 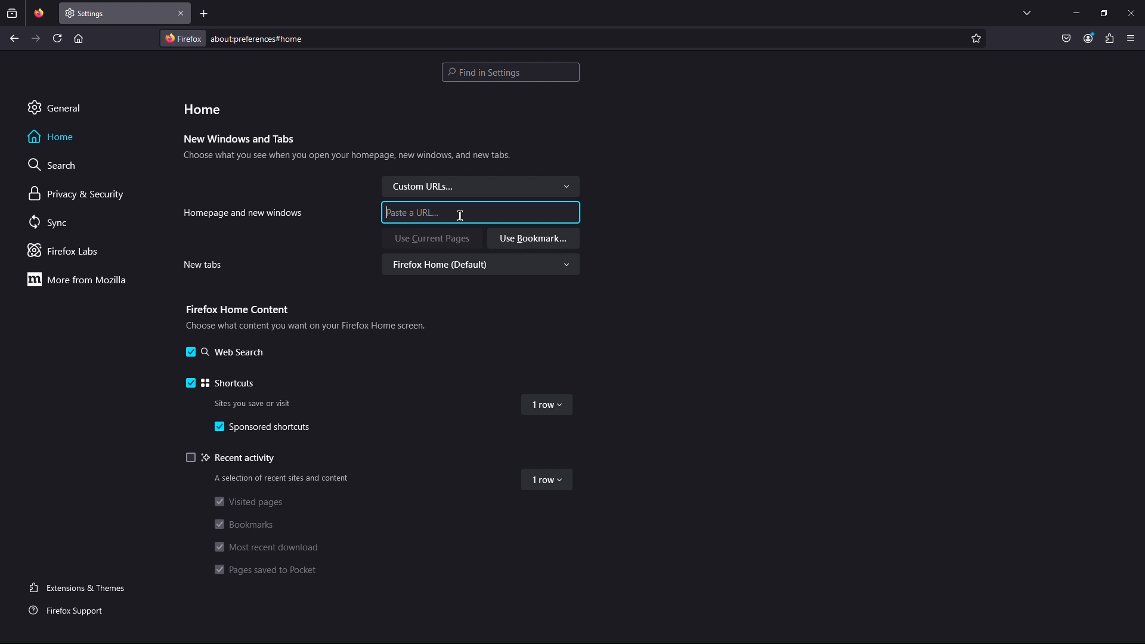 What do you see at coordinates (563, 38) in the screenshot?
I see `Address Bar` at bounding box center [563, 38].